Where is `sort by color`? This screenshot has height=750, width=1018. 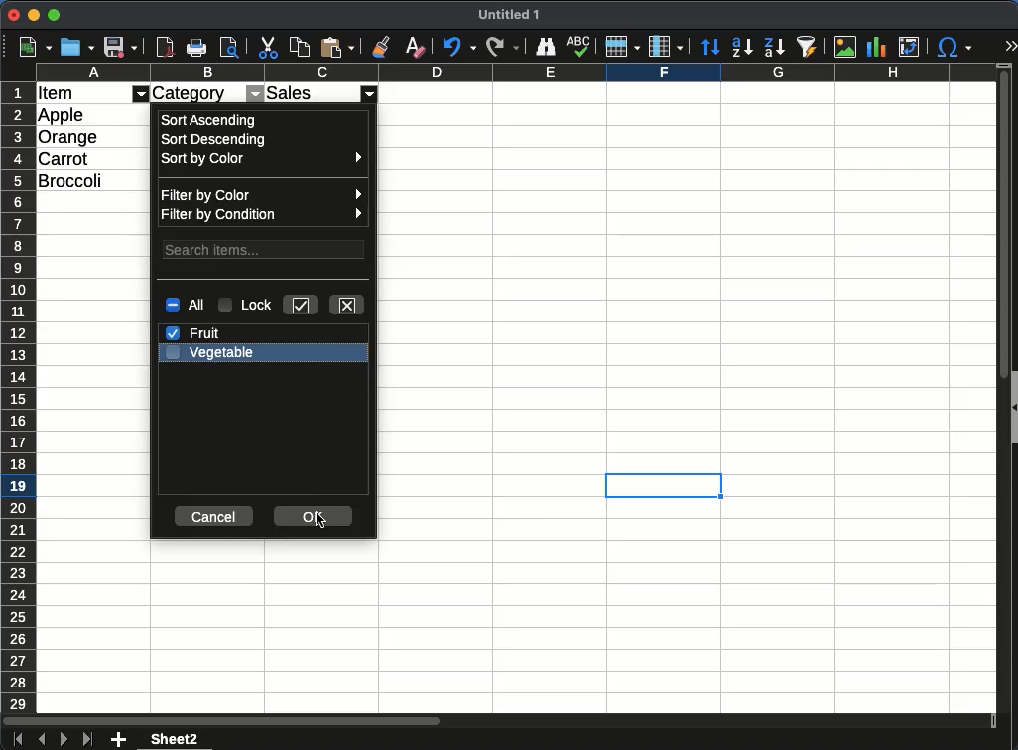
sort by color is located at coordinates (262, 158).